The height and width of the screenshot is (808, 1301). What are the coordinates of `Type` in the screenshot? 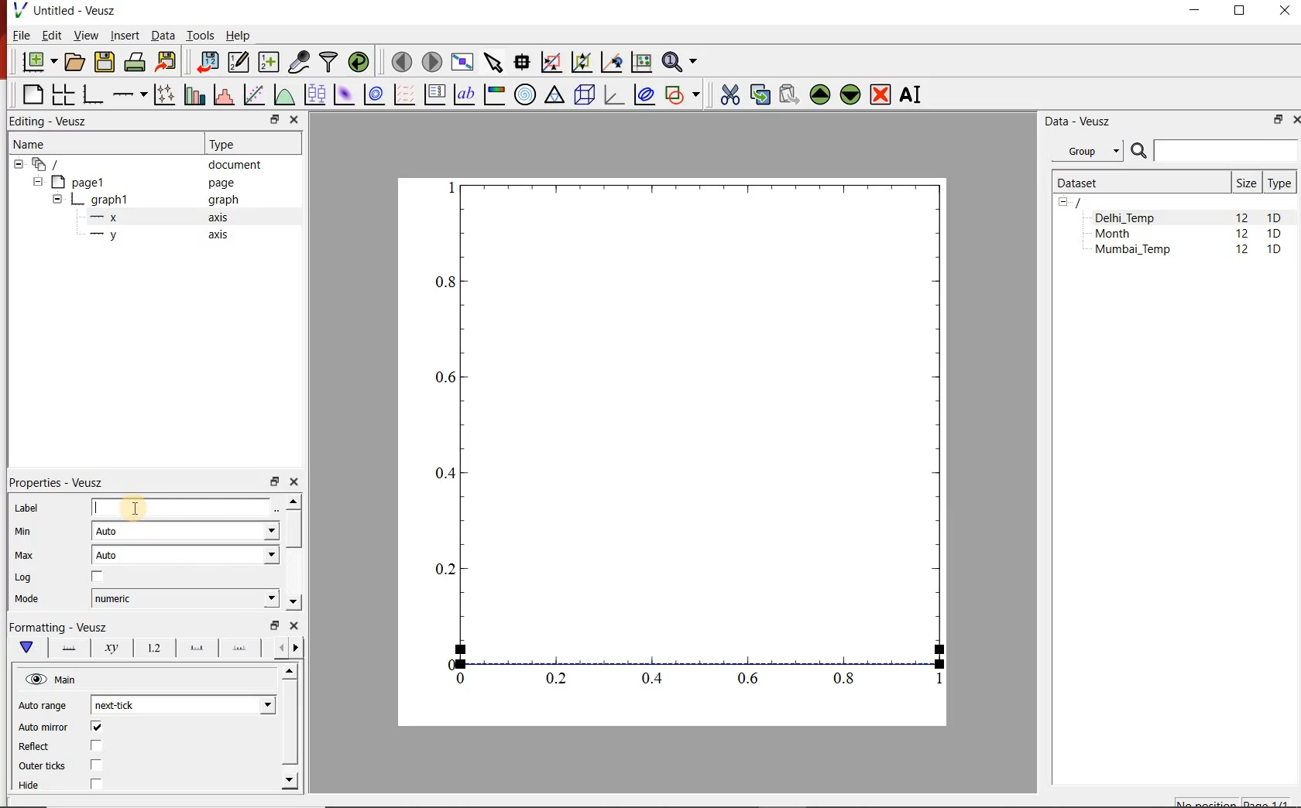 It's located at (228, 144).